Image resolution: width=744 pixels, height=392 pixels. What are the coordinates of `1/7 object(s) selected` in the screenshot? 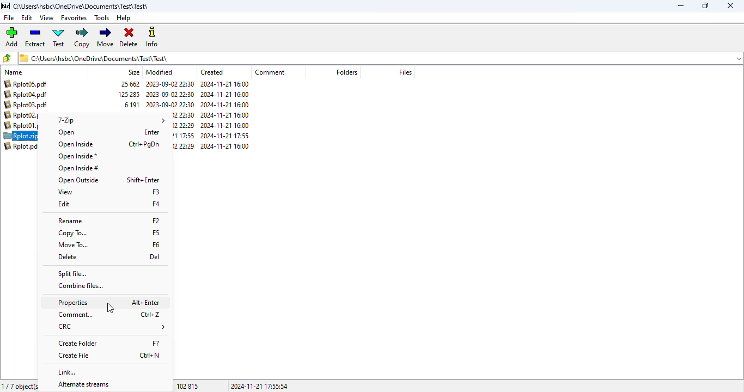 It's located at (19, 386).